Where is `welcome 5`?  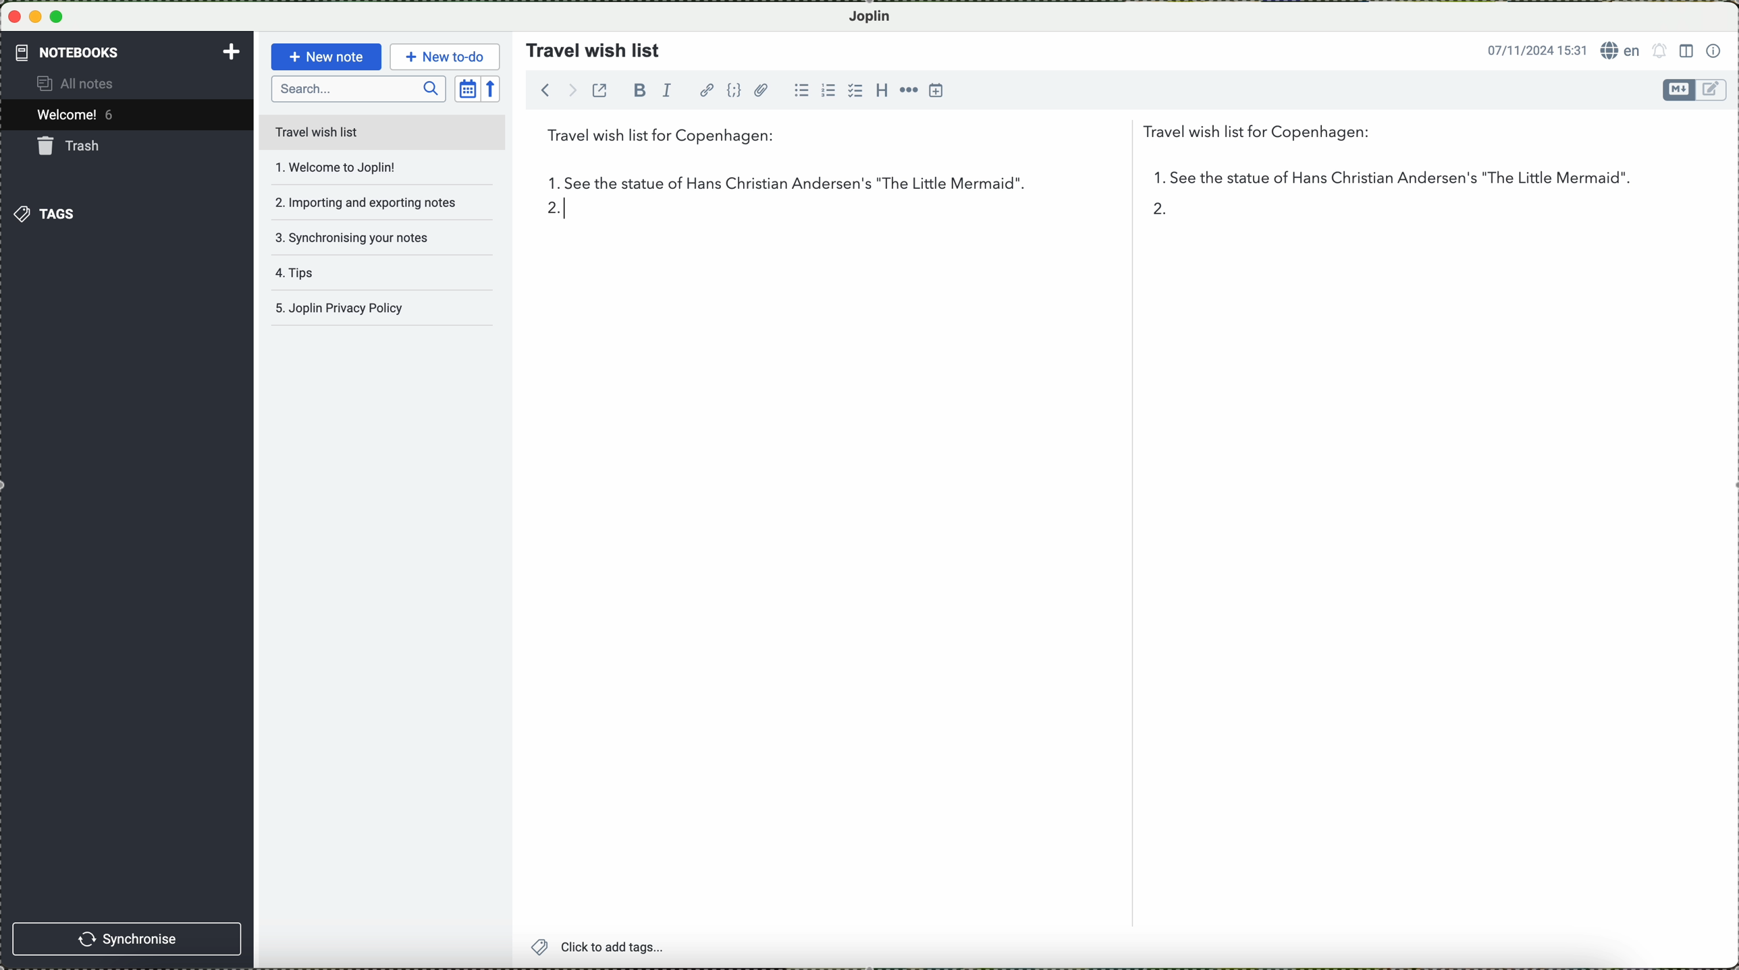 welcome 5 is located at coordinates (79, 117).